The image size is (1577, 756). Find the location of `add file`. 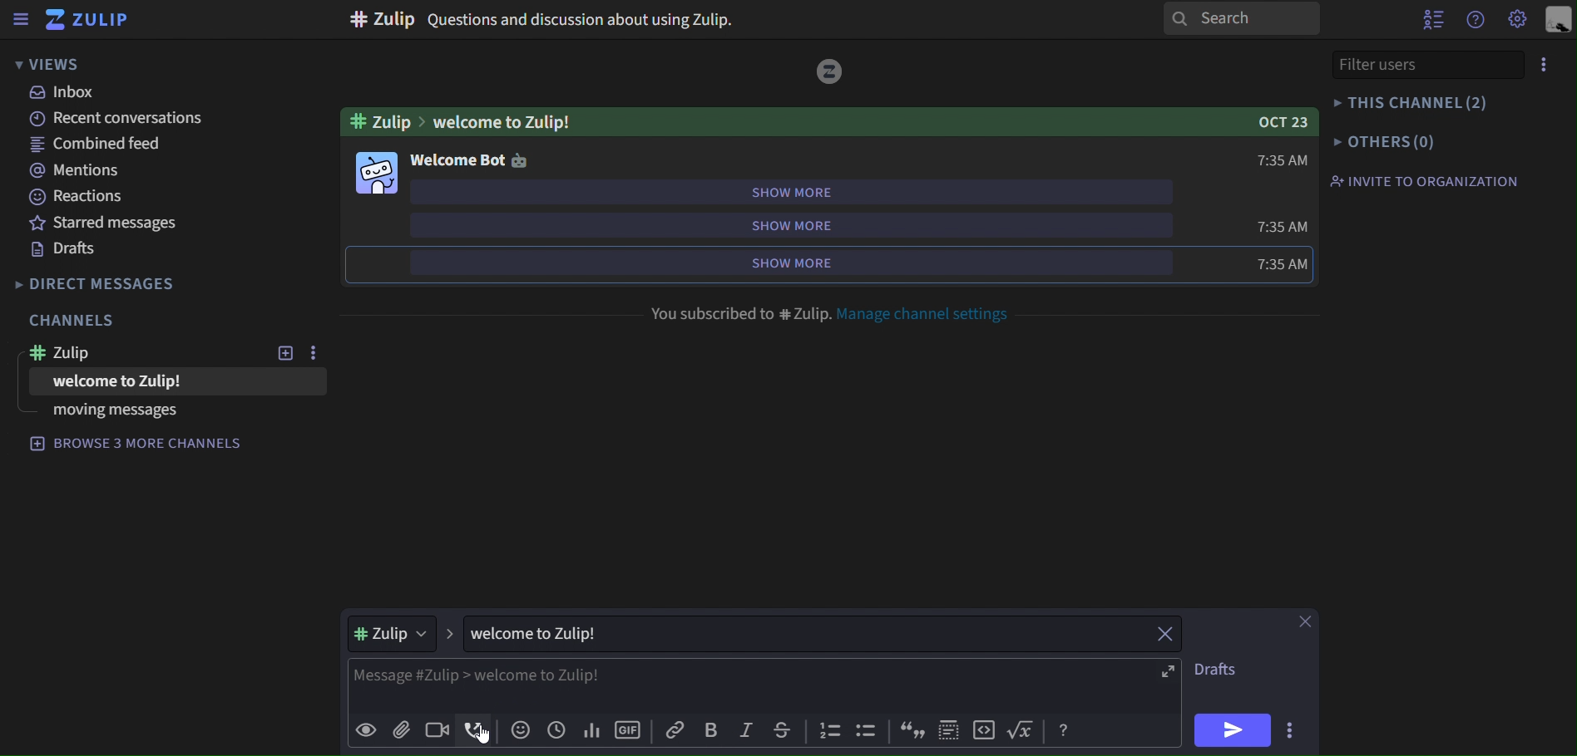

add file is located at coordinates (403, 730).